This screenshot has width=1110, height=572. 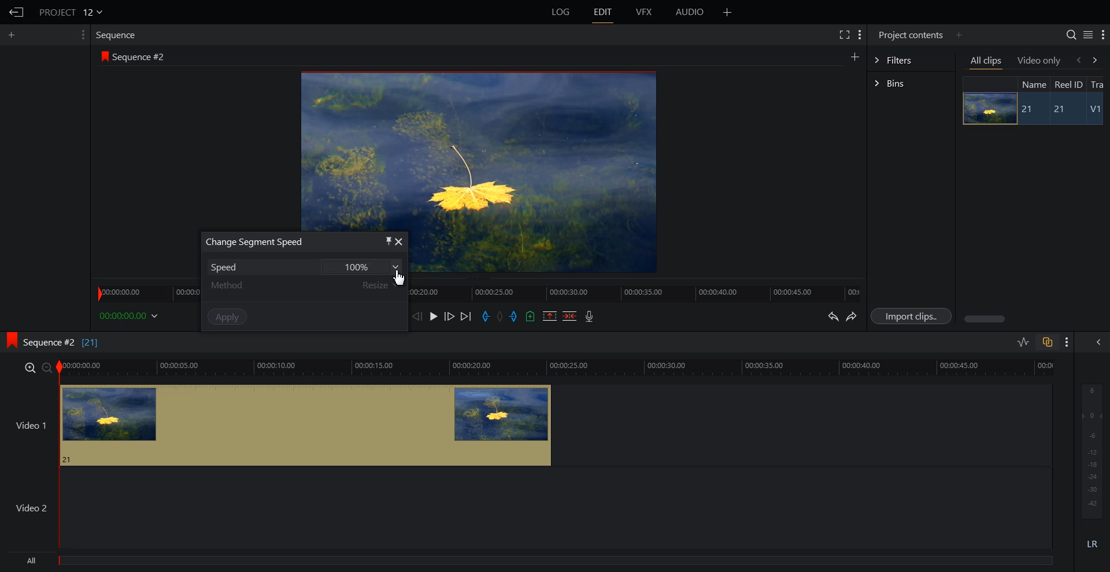 What do you see at coordinates (401, 242) in the screenshot?
I see `close` at bounding box center [401, 242].